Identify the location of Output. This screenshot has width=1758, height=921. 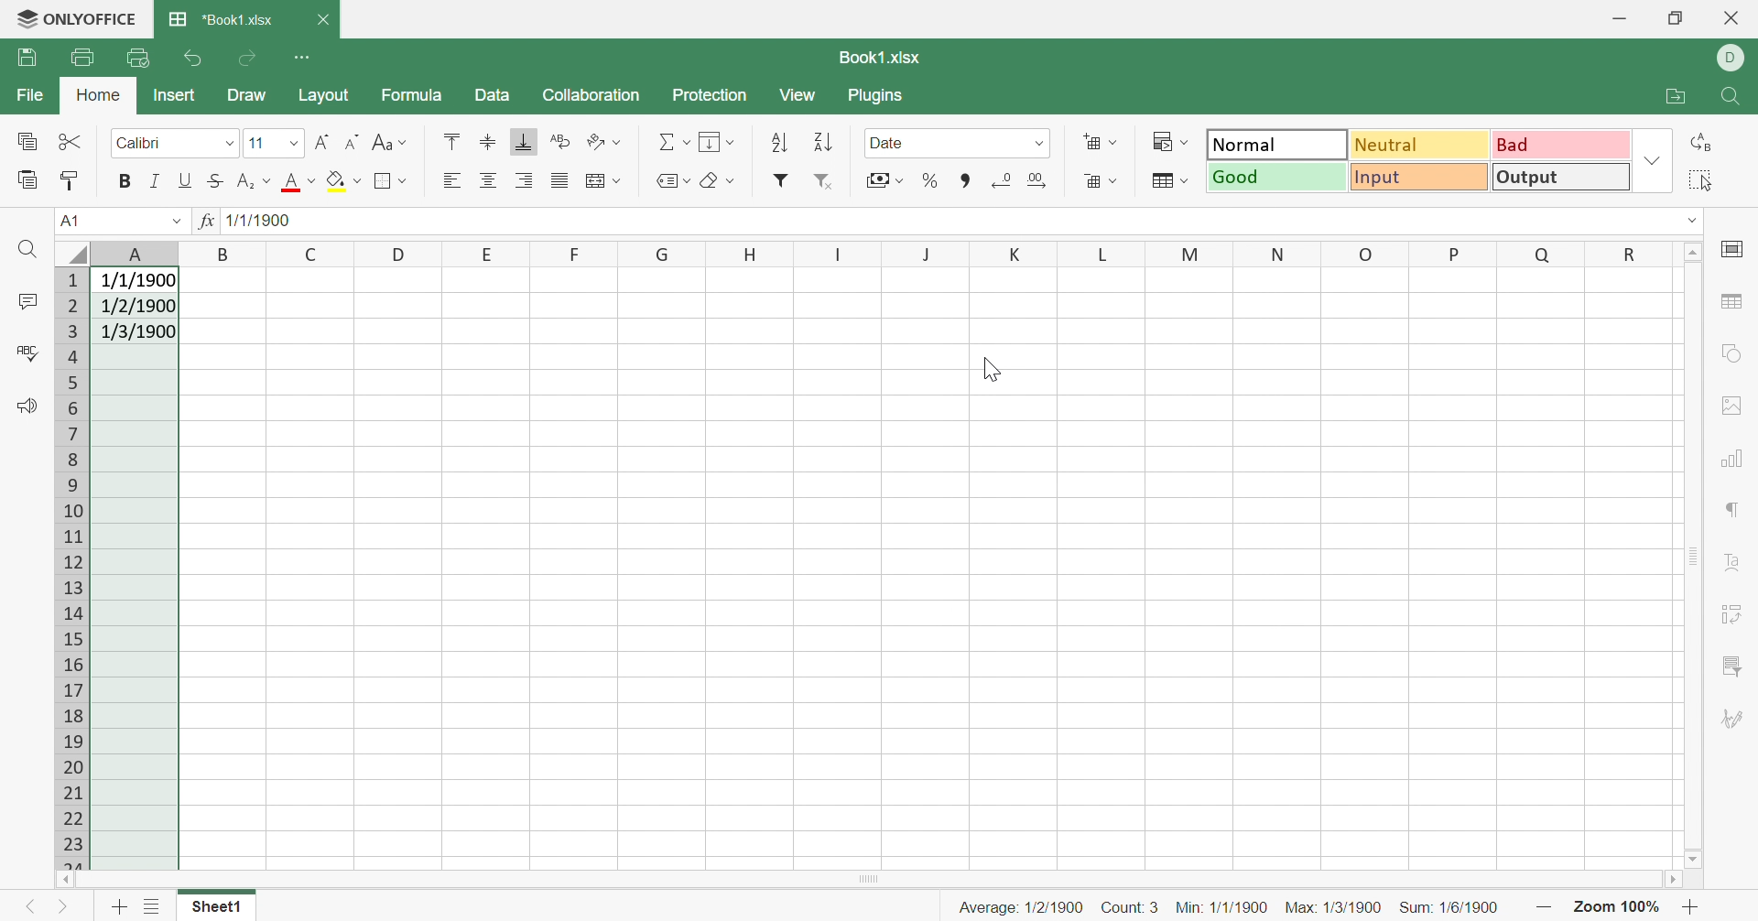
(1564, 177).